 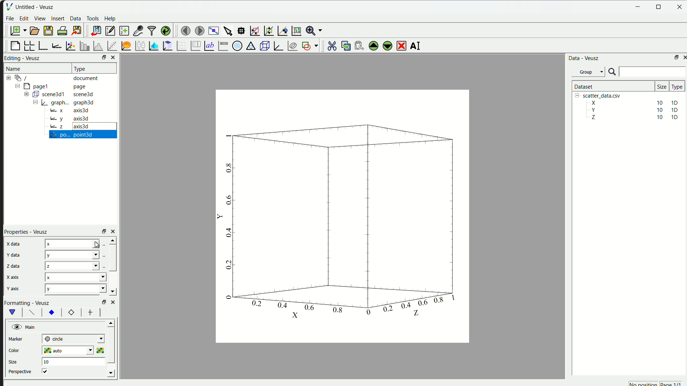 What do you see at coordinates (13, 312) in the screenshot?
I see `vShape` at bounding box center [13, 312].